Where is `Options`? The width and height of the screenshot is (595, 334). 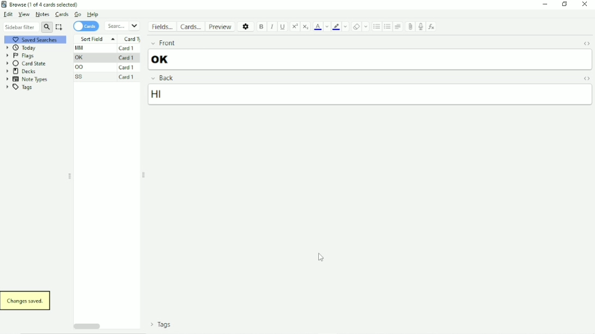 Options is located at coordinates (246, 26).